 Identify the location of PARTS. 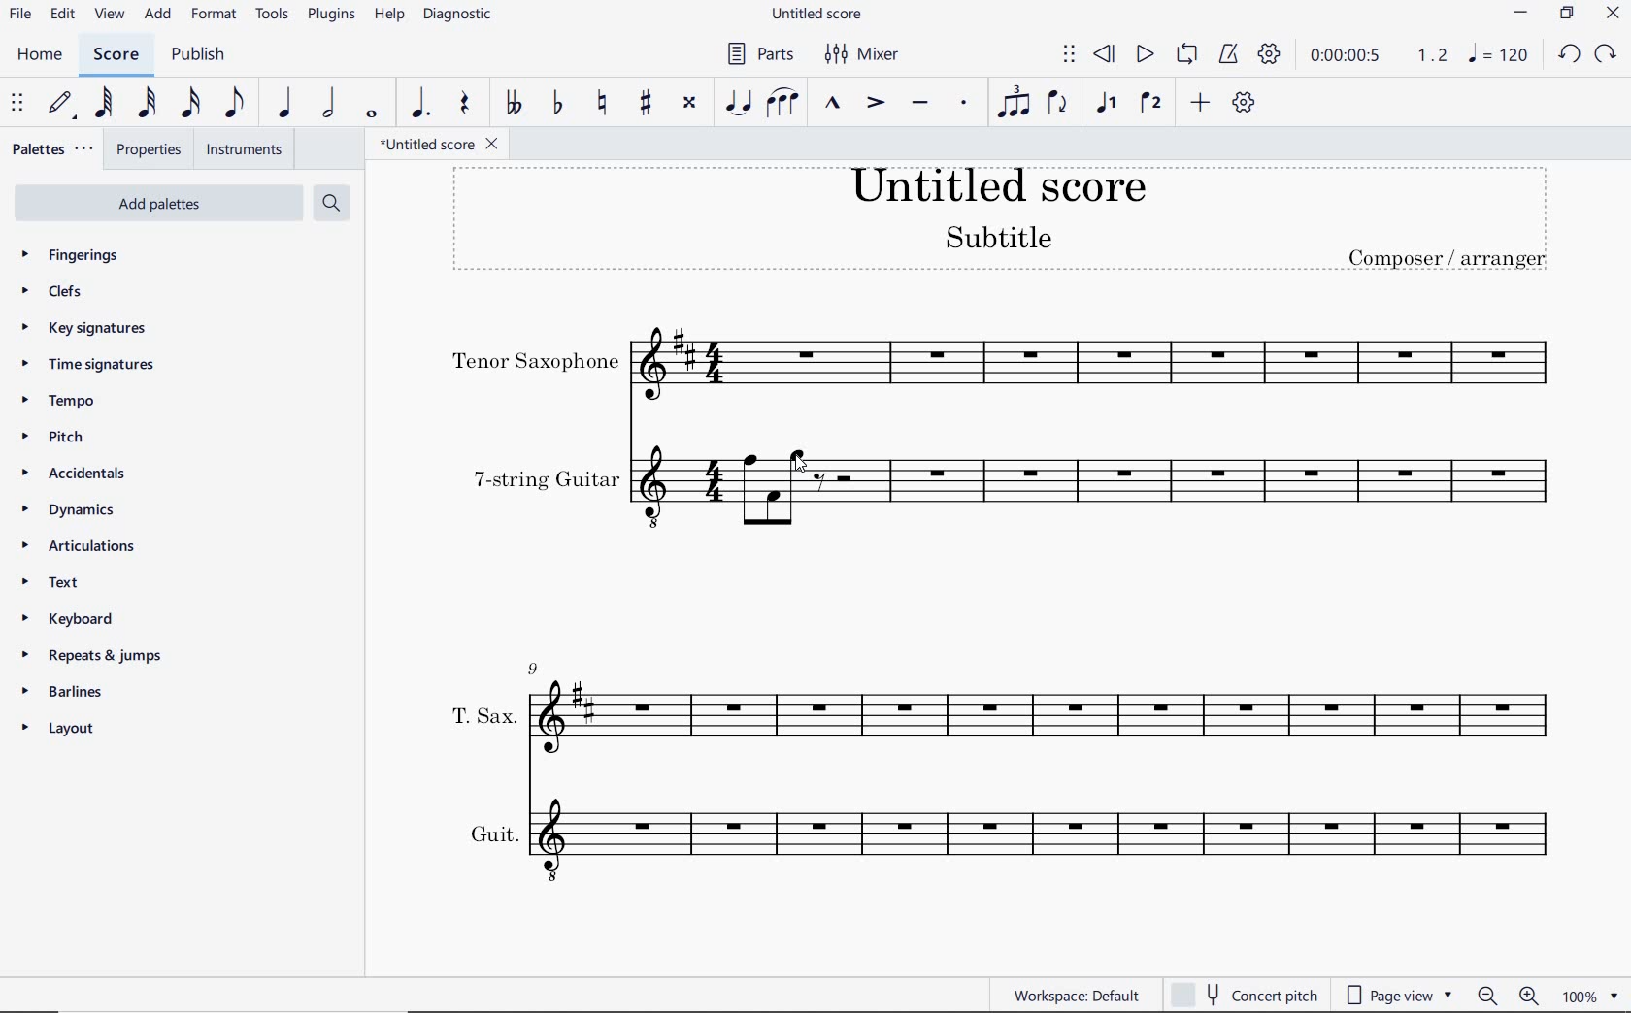
(759, 56).